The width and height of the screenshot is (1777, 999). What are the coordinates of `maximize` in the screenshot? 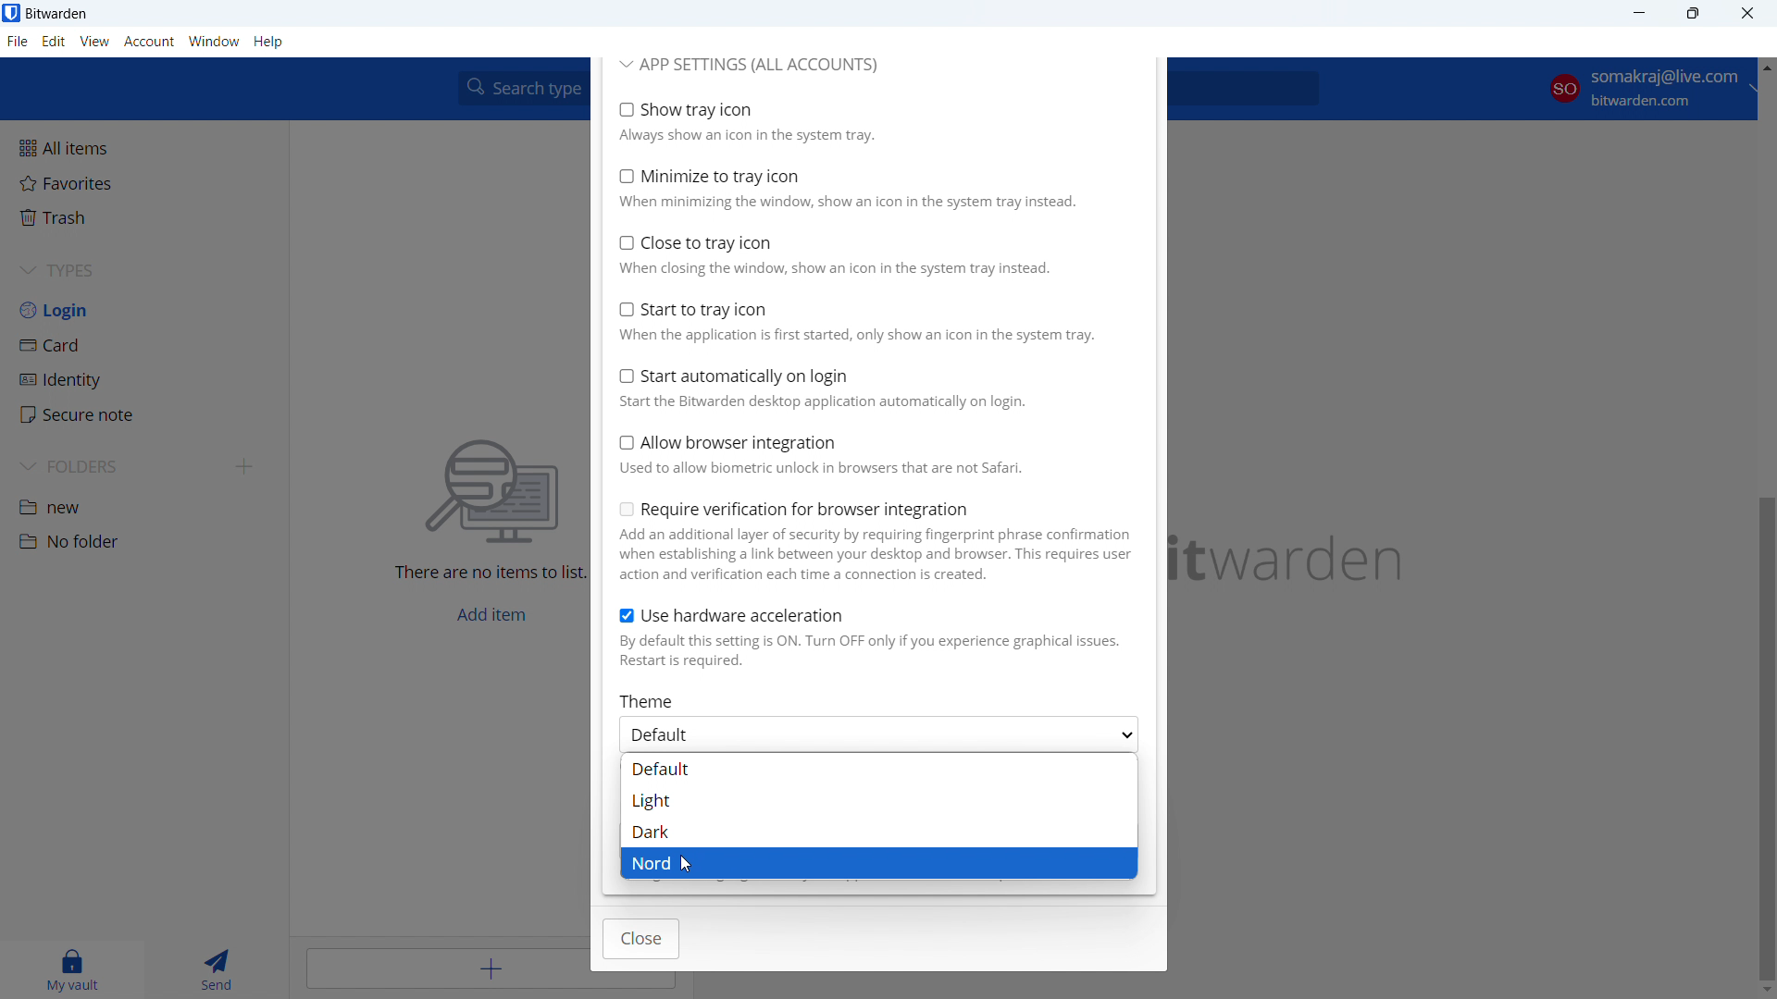 It's located at (1693, 14).